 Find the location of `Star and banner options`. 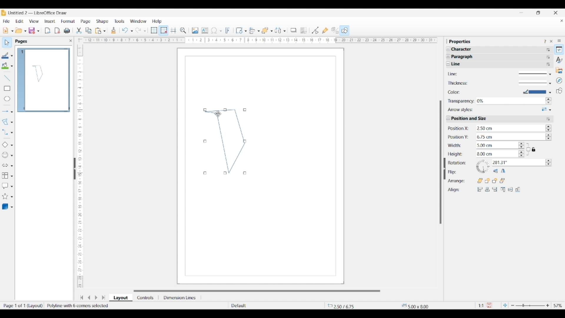

Star and banner options is located at coordinates (12, 197).